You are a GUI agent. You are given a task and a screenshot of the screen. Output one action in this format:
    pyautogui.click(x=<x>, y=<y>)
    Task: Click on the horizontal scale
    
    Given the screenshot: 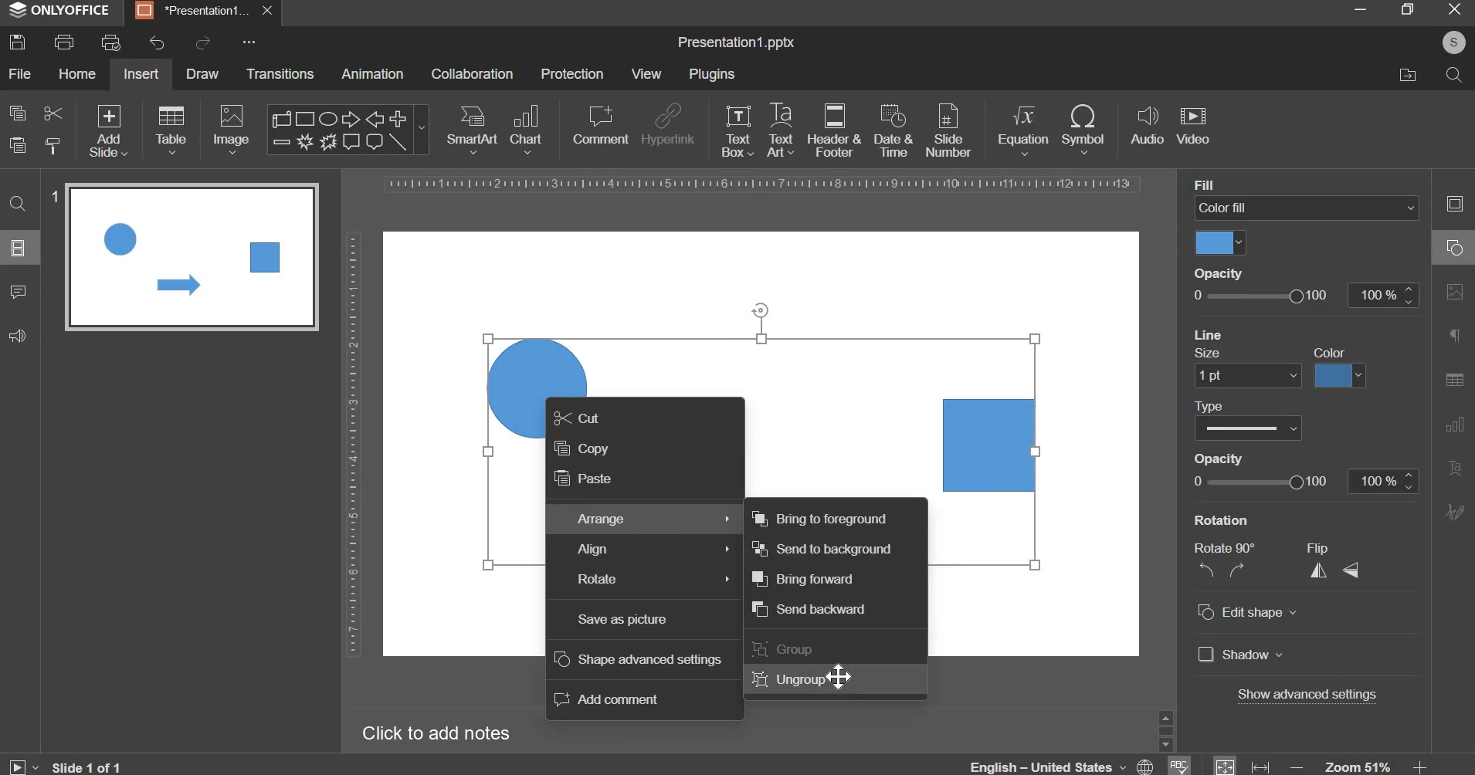 What is the action you would take?
    pyautogui.click(x=764, y=184)
    